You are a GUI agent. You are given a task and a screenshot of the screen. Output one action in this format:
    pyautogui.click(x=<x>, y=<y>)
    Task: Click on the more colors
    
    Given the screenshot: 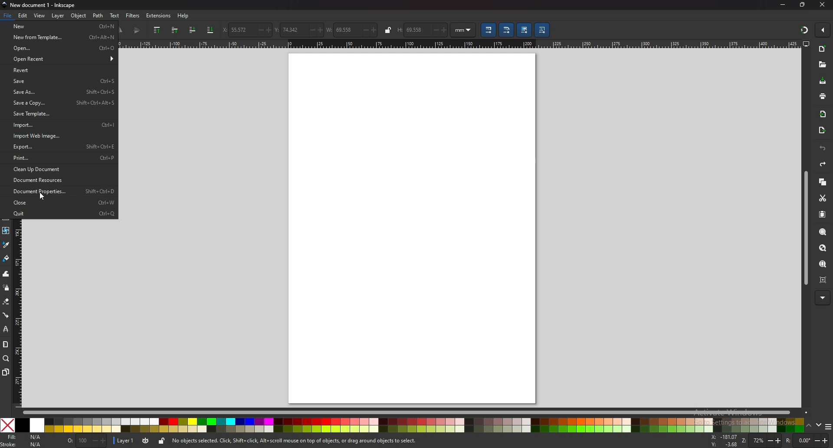 What is the action you would take?
    pyautogui.click(x=828, y=425)
    